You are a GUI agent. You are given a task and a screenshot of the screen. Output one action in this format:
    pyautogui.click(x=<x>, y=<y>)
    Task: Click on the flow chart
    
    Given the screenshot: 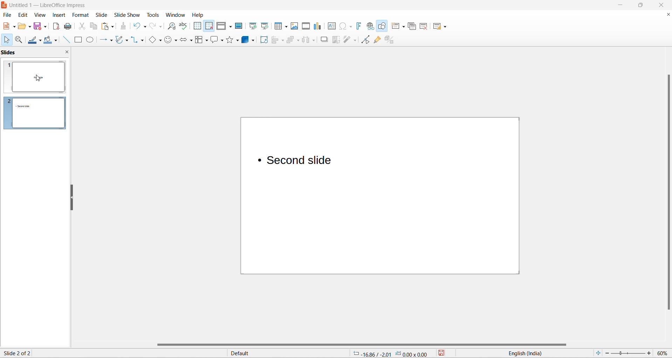 What is the action you would take?
    pyautogui.click(x=198, y=40)
    